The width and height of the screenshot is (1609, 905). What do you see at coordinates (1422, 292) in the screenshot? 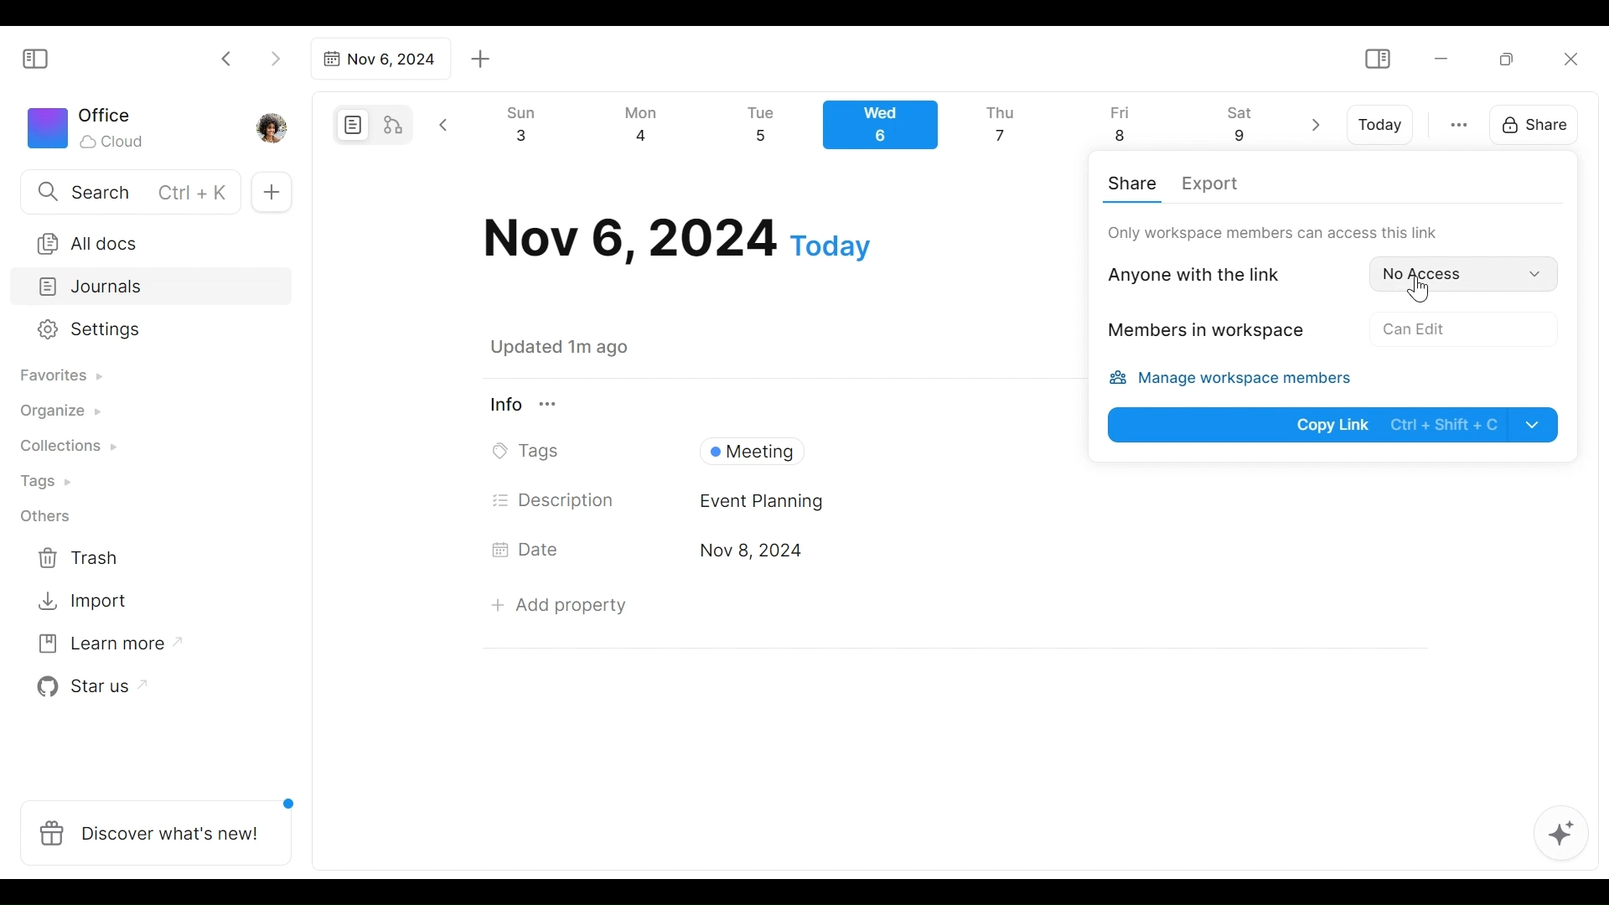
I see `cursor` at bounding box center [1422, 292].